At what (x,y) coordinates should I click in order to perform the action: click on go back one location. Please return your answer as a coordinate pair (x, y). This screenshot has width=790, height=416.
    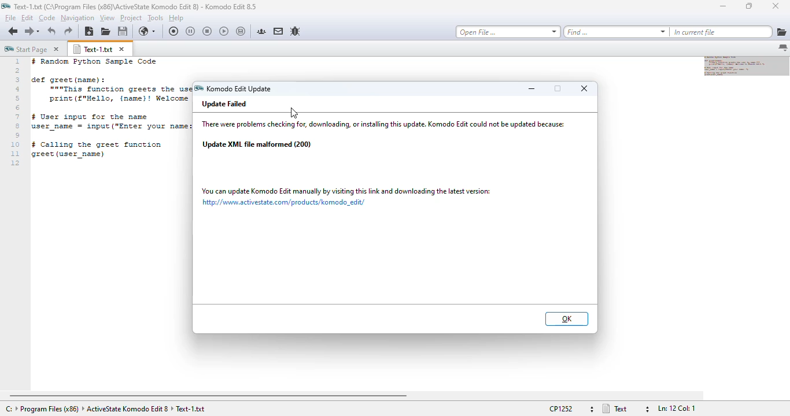
    Looking at the image, I should click on (13, 31).